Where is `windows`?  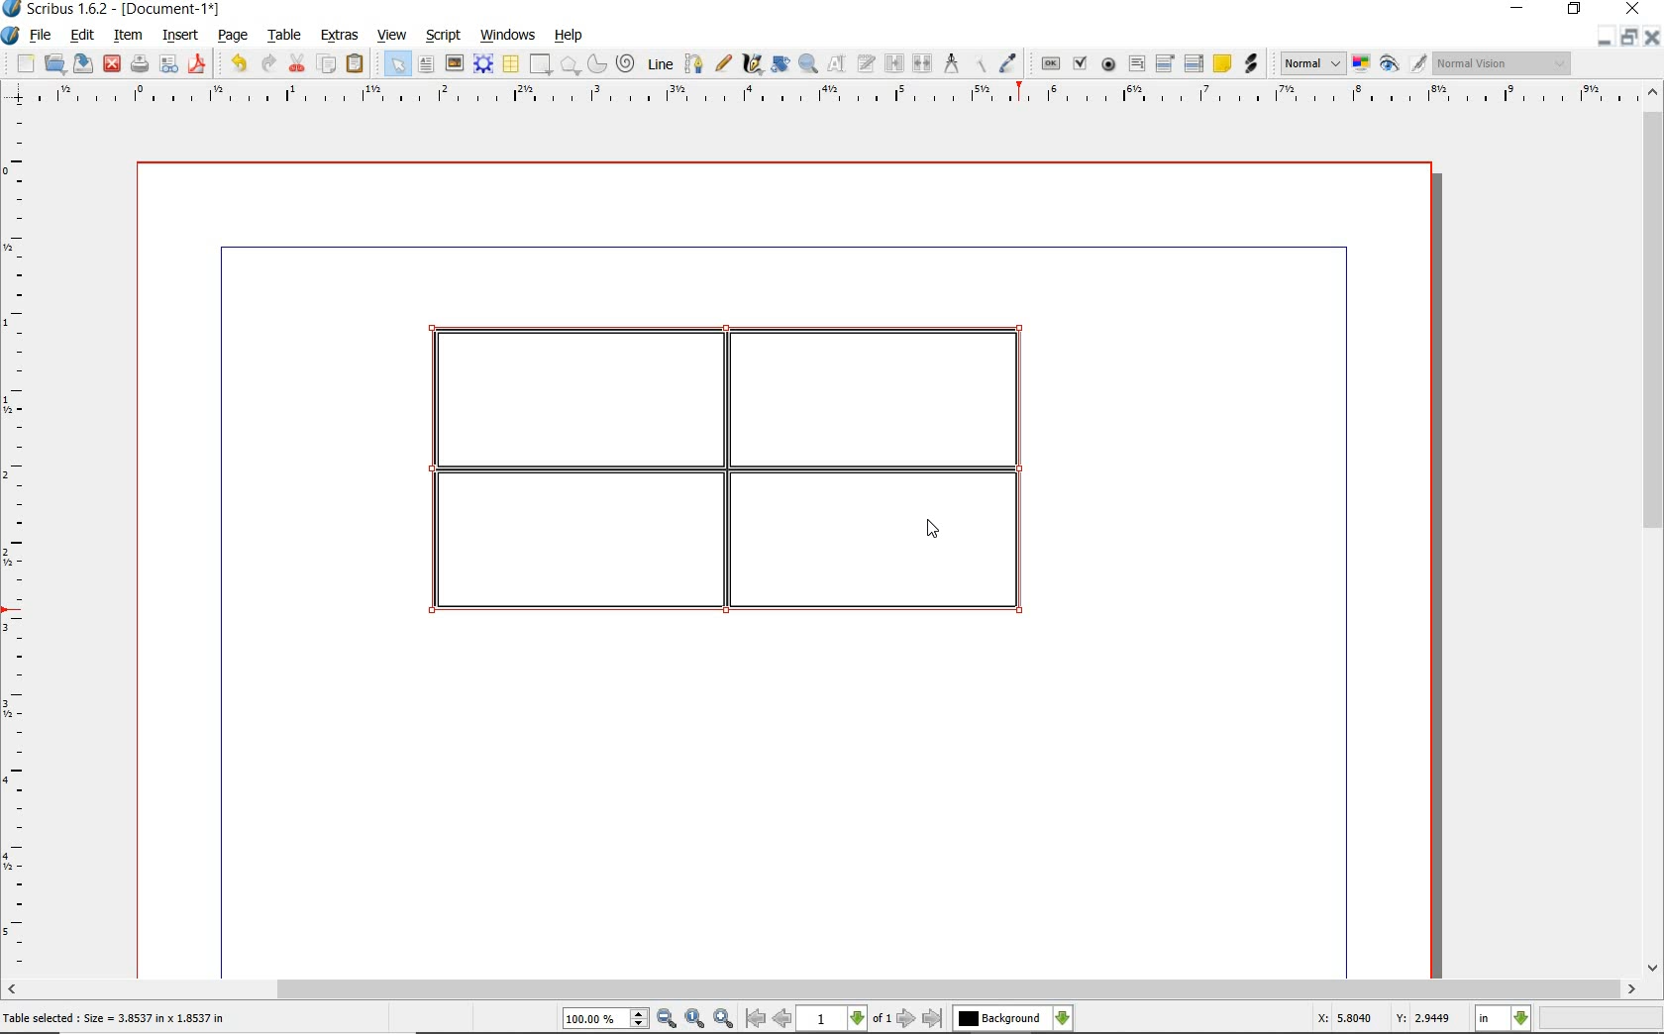 windows is located at coordinates (507, 36).